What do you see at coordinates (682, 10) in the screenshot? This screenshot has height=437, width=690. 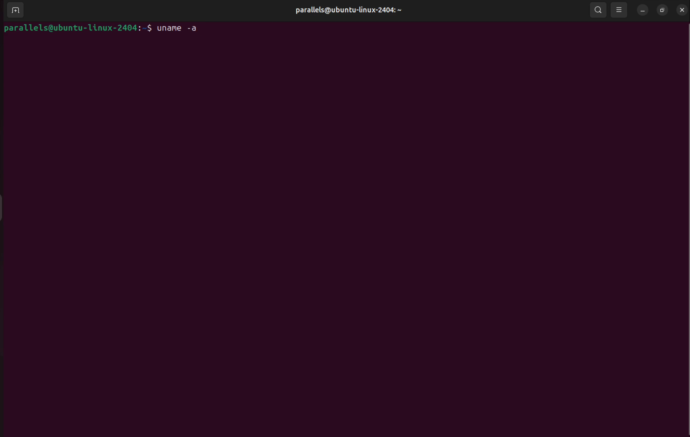 I see `close` at bounding box center [682, 10].